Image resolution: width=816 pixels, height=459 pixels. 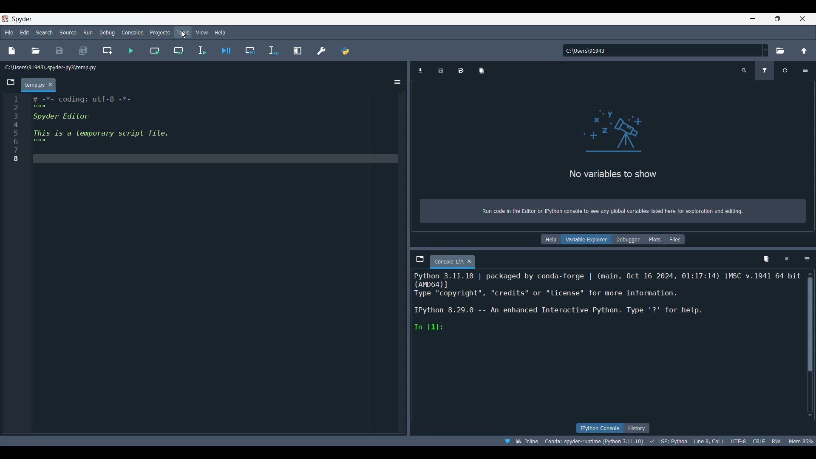 What do you see at coordinates (615, 155) in the screenshot?
I see `Panel logo and description` at bounding box center [615, 155].